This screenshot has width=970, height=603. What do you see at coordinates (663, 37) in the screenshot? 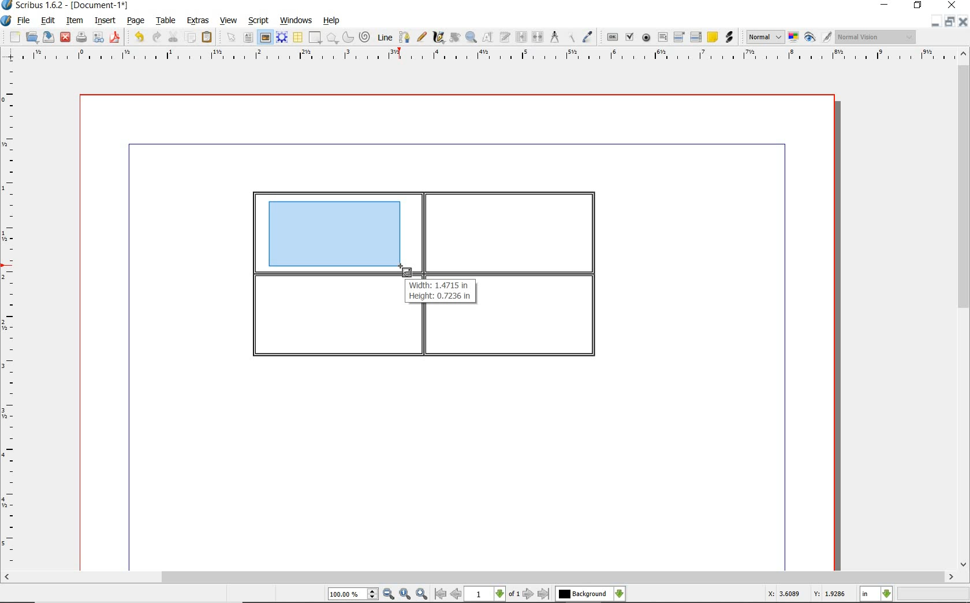
I see `pdf text field` at bounding box center [663, 37].